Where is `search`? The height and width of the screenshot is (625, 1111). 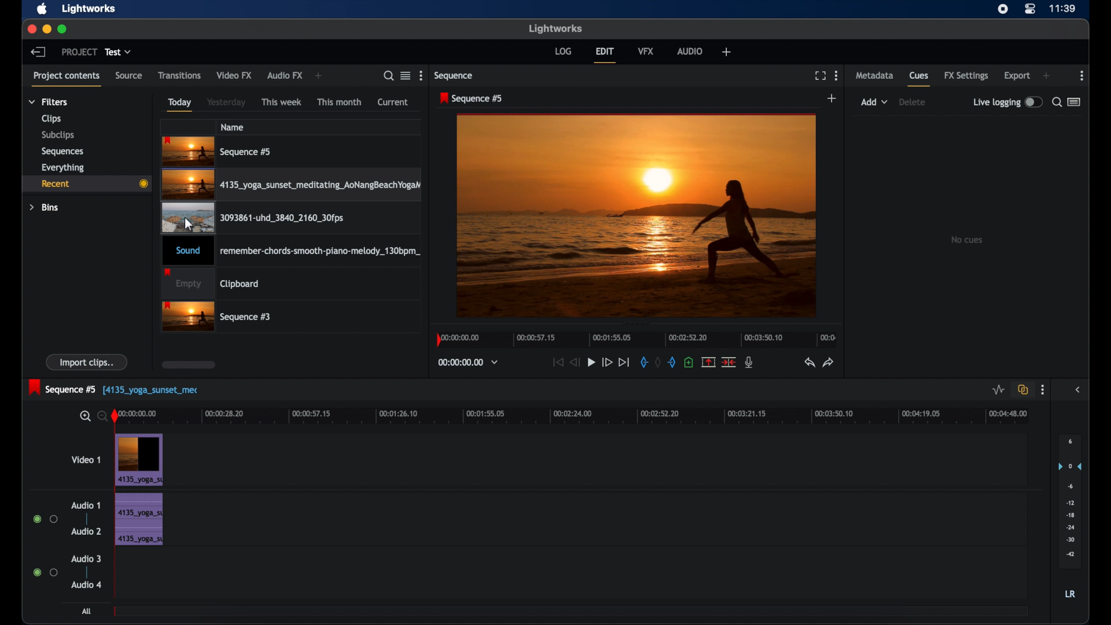 search is located at coordinates (1056, 103).